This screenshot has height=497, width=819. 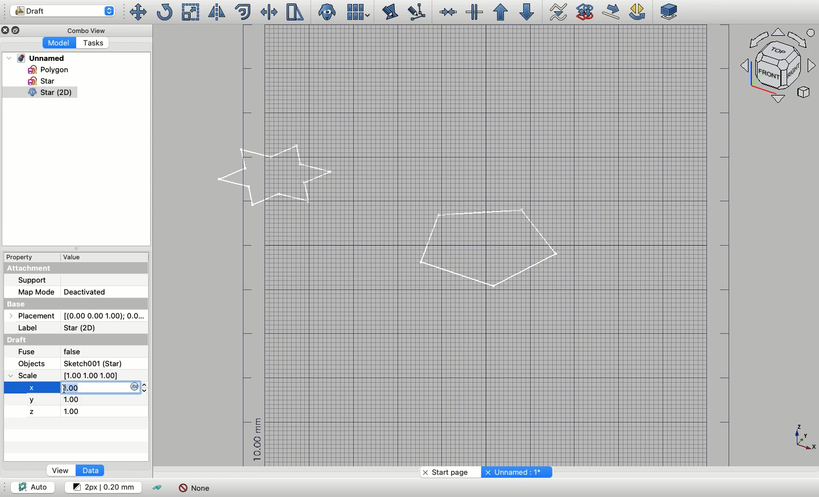 I want to click on Z, so click(x=31, y=412).